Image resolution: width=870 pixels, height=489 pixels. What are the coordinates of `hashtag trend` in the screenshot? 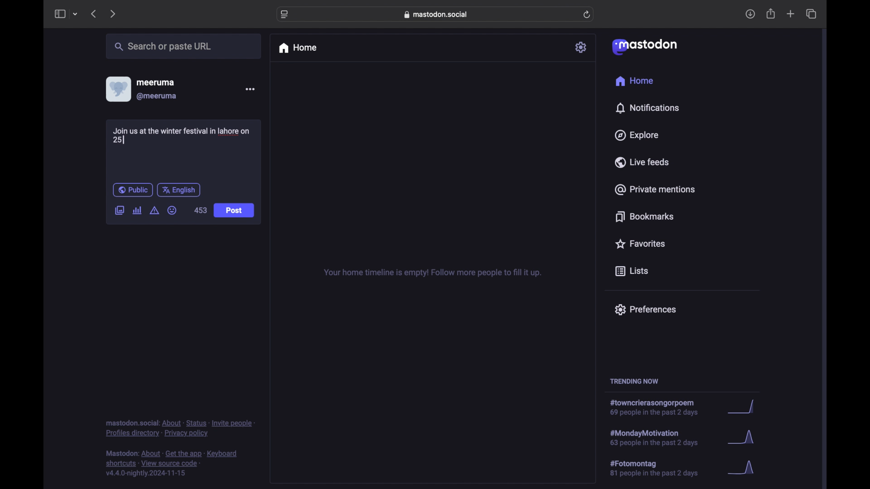 It's located at (660, 469).